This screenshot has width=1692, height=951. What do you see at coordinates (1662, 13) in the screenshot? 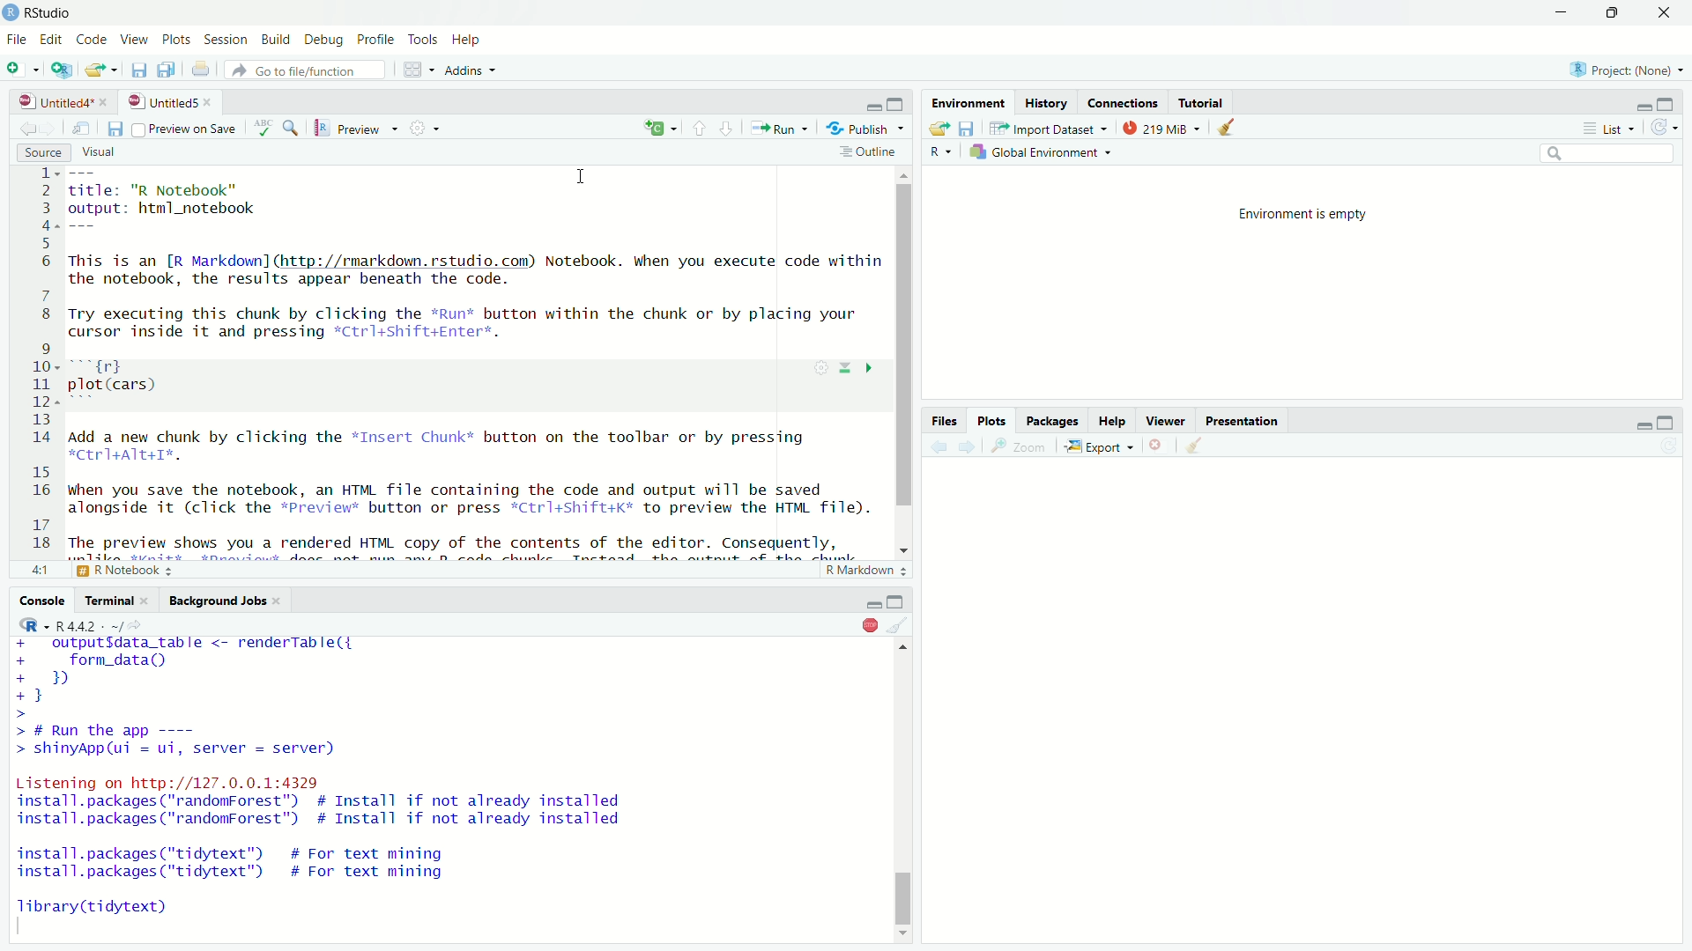
I see `Close` at bounding box center [1662, 13].